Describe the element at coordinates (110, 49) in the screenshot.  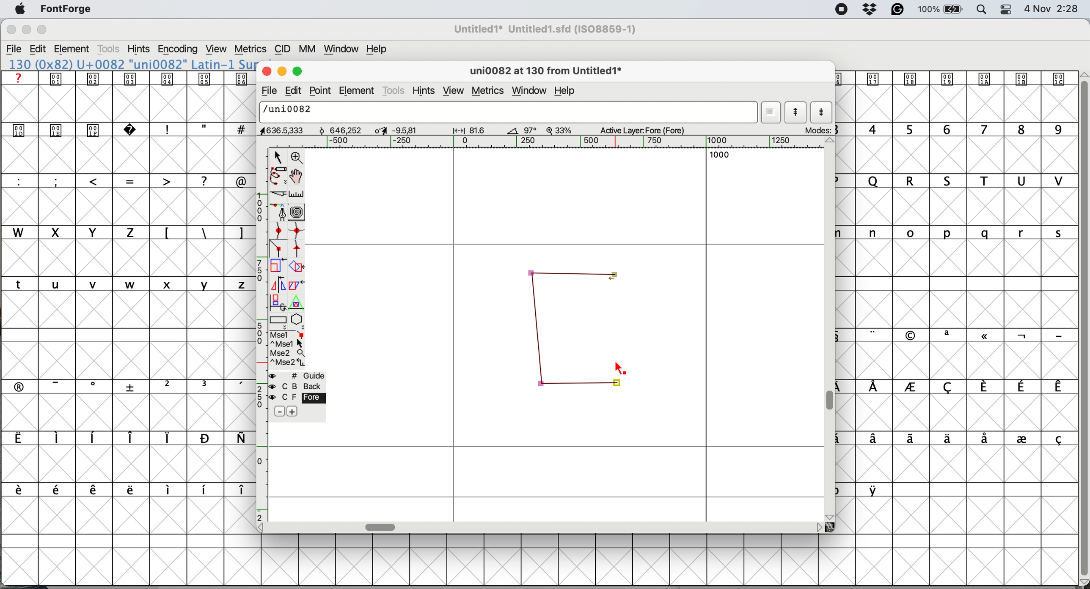
I see `tools` at that location.